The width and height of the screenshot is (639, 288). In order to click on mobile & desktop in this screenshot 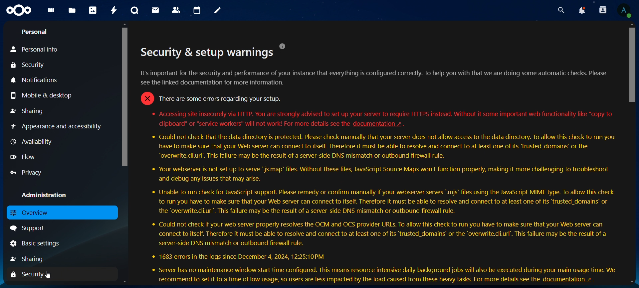, I will do `click(45, 95)`.